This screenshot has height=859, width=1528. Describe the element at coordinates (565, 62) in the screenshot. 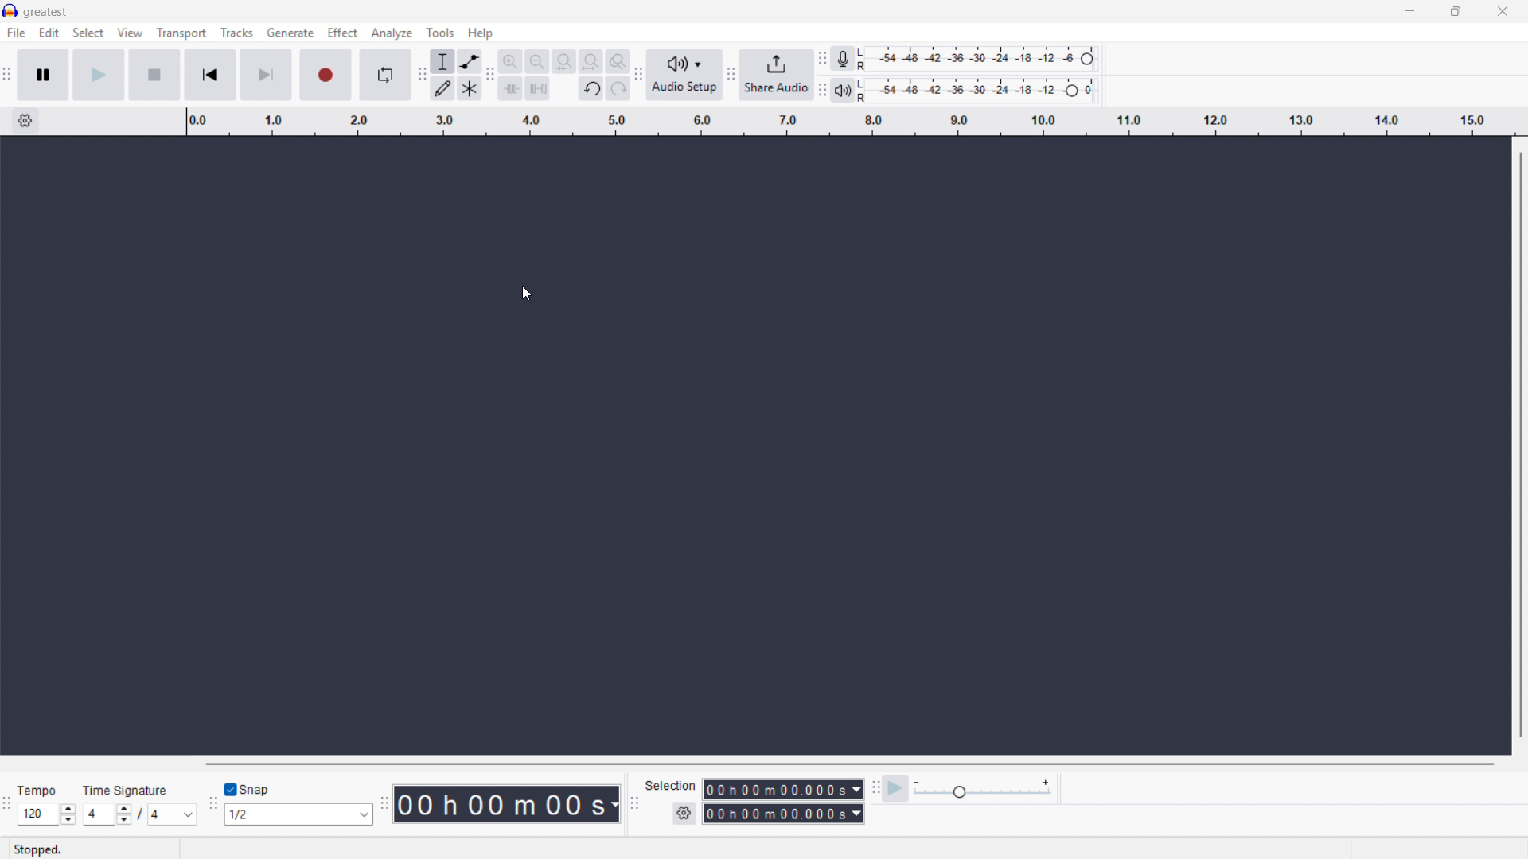

I see `Fit selection to width ` at that location.